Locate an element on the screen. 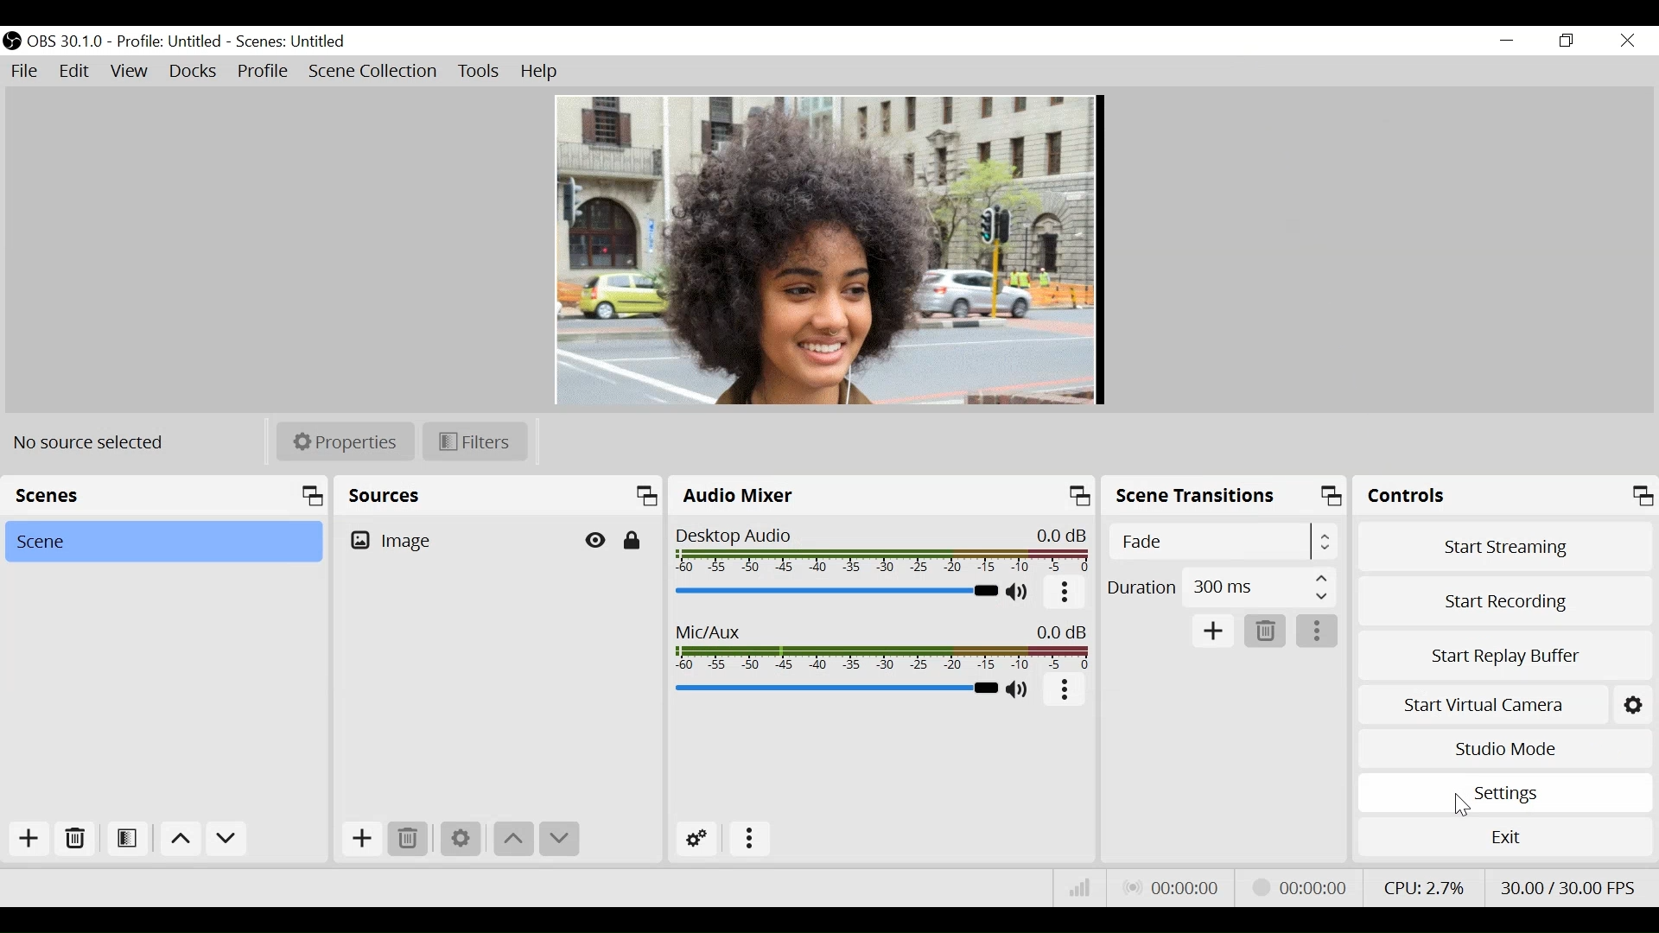  Profile: Untitled - Scenes: Untitled is located at coordinates (237, 42).